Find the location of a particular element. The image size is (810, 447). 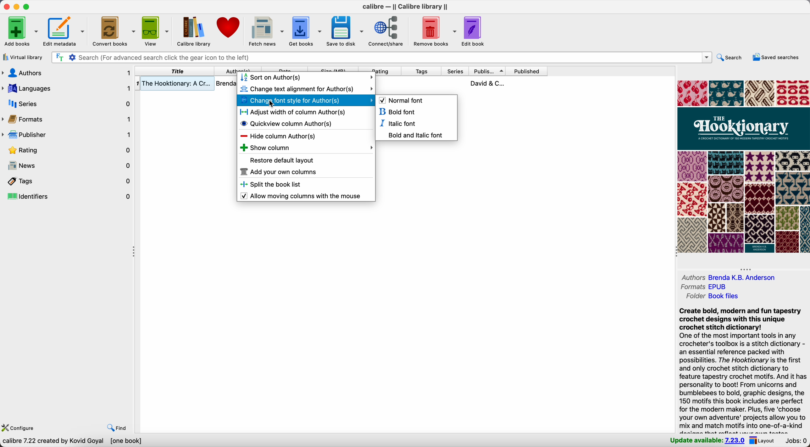

restore default layout is located at coordinates (283, 161).